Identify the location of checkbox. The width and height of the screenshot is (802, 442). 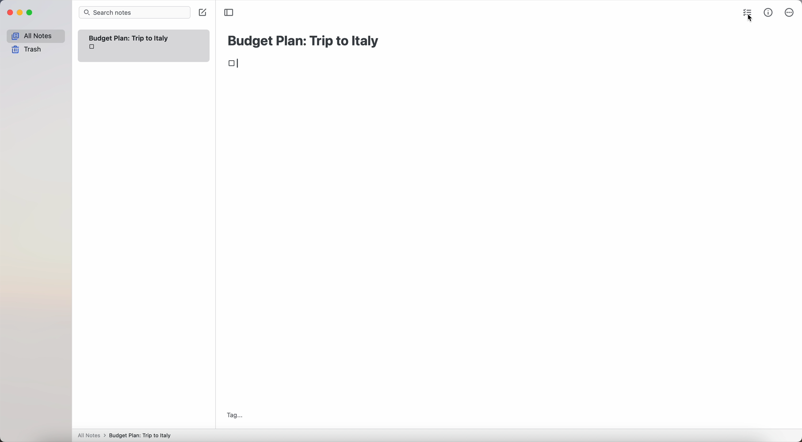
(93, 48).